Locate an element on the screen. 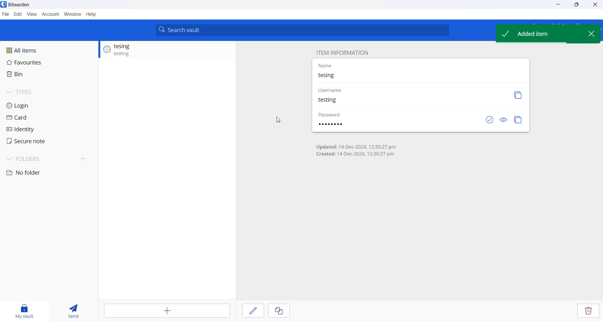 The height and width of the screenshot is (321, 603). cursor is located at coordinates (279, 120).